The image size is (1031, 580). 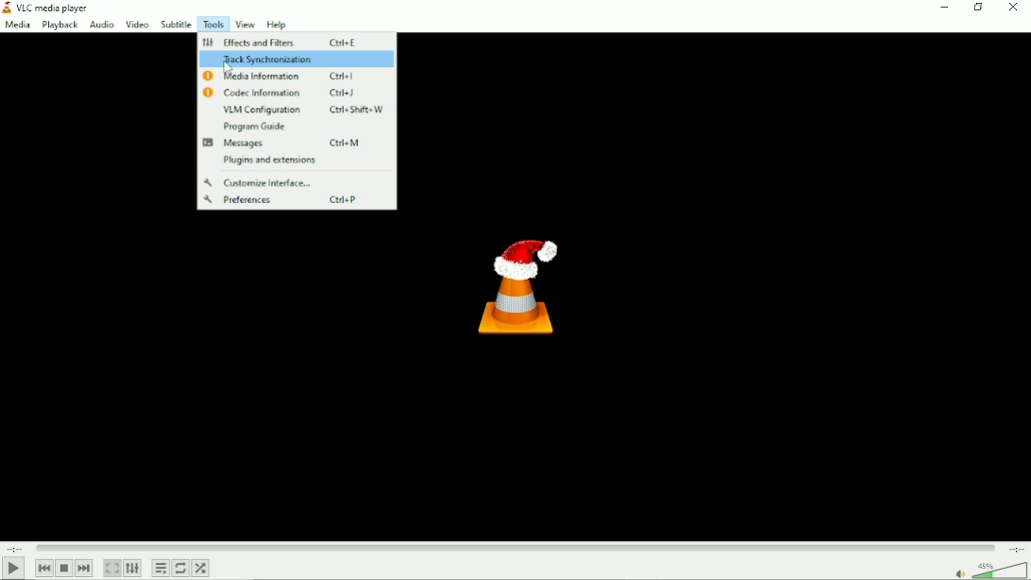 What do you see at coordinates (944, 7) in the screenshot?
I see `Minimize` at bounding box center [944, 7].